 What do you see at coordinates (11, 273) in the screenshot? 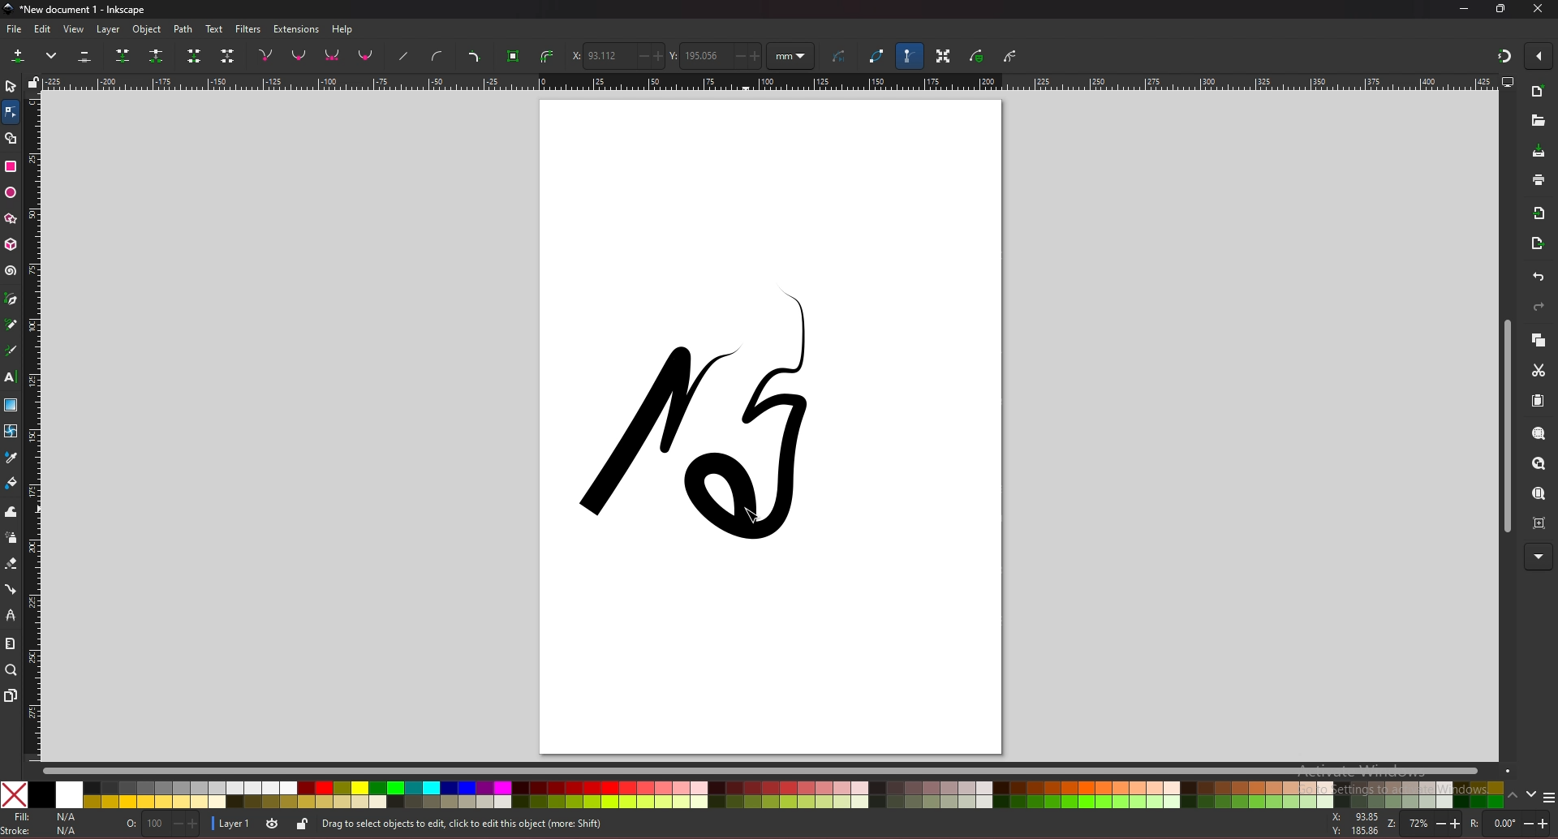
I see `spiral` at bounding box center [11, 273].